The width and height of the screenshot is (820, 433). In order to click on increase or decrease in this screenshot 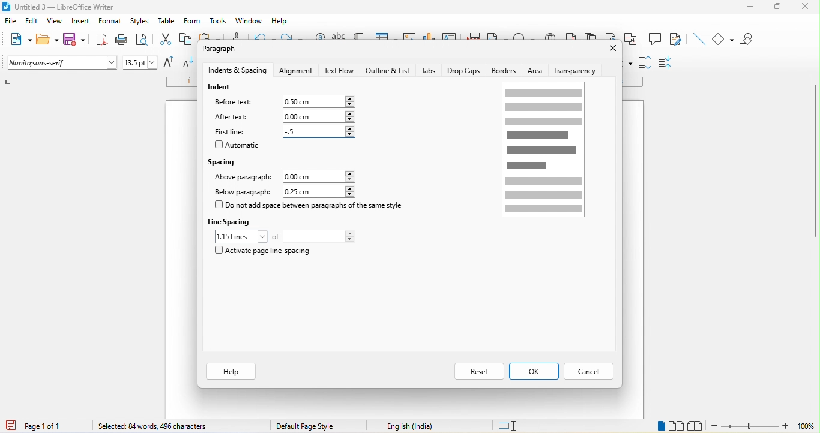, I will do `click(350, 132)`.